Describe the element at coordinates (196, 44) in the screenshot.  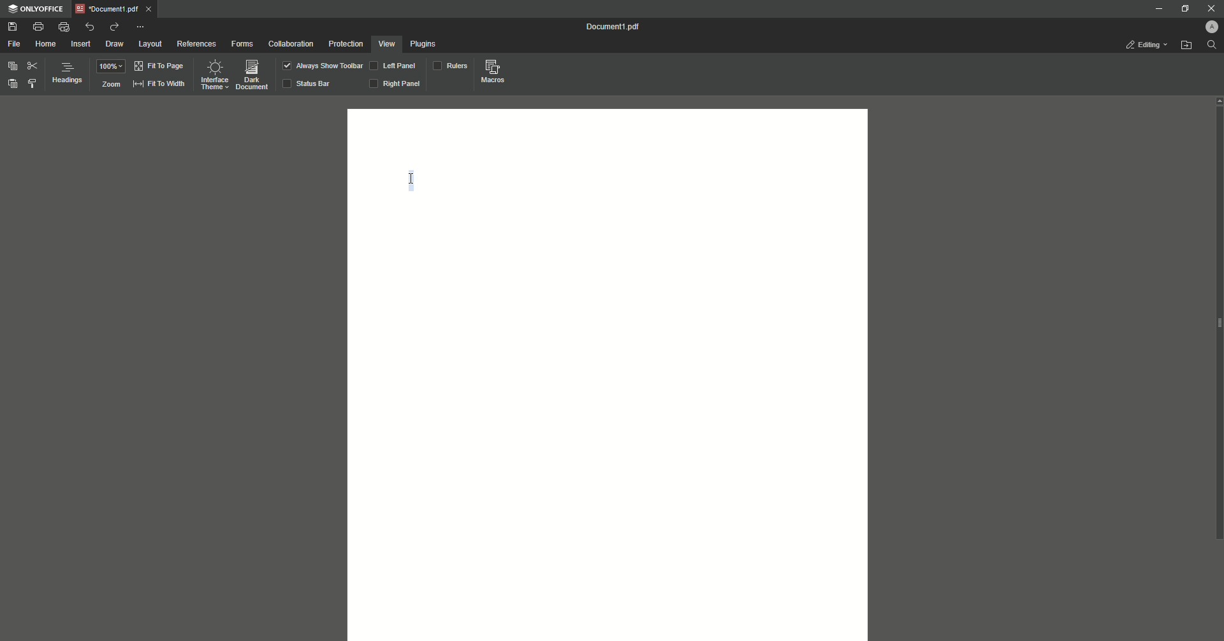
I see `References` at that location.